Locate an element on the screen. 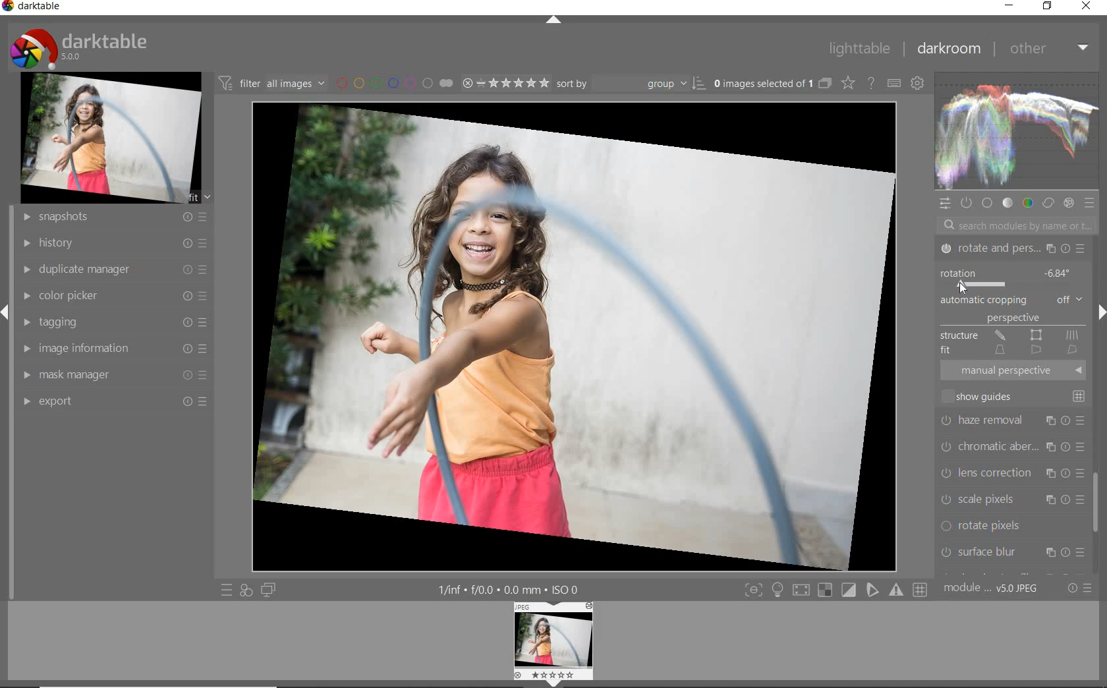  mask manager is located at coordinates (113, 376).